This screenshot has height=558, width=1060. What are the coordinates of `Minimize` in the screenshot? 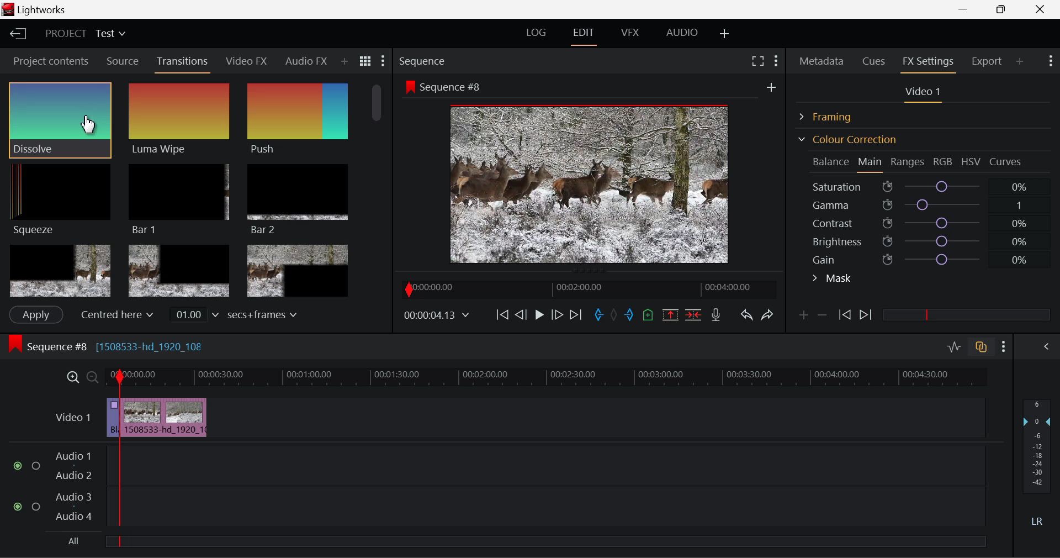 It's located at (1004, 9).